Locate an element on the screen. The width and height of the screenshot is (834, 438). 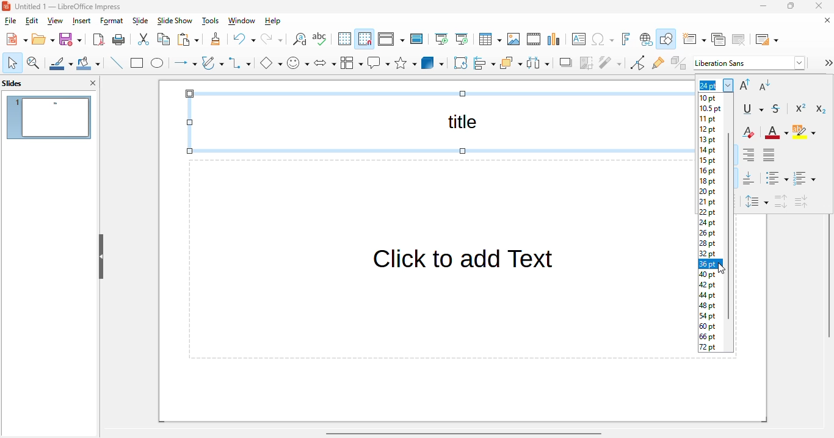
check spelling is located at coordinates (319, 38).